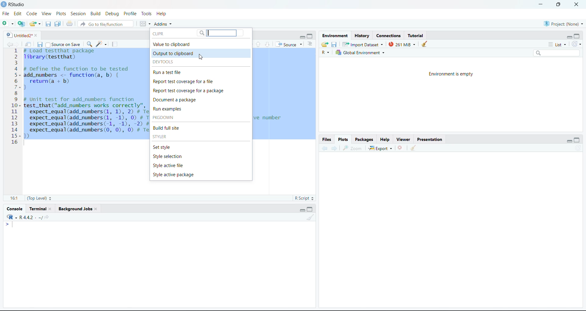 Image resolution: width=586 pixels, height=311 pixels. What do you see at coordinates (145, 24) in the screenshot?
I see `Workspace panes` at bounding box center [145, 24].